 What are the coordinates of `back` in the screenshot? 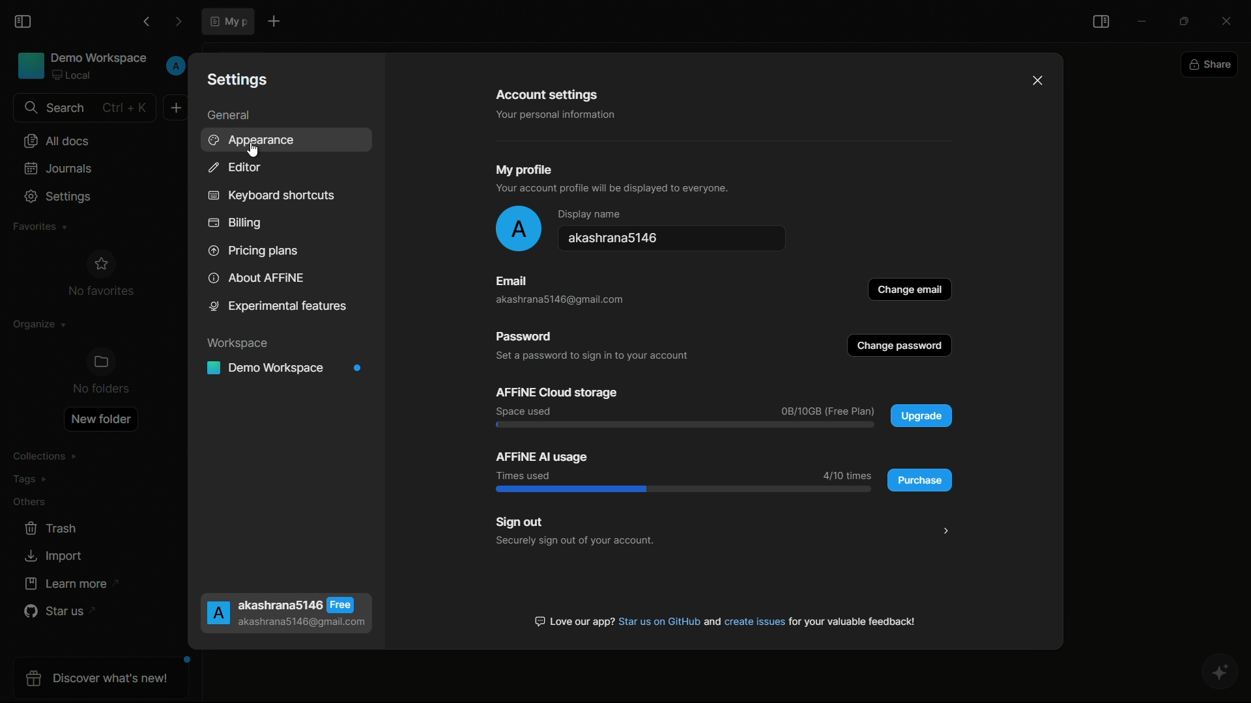 It's located at (146, 22).